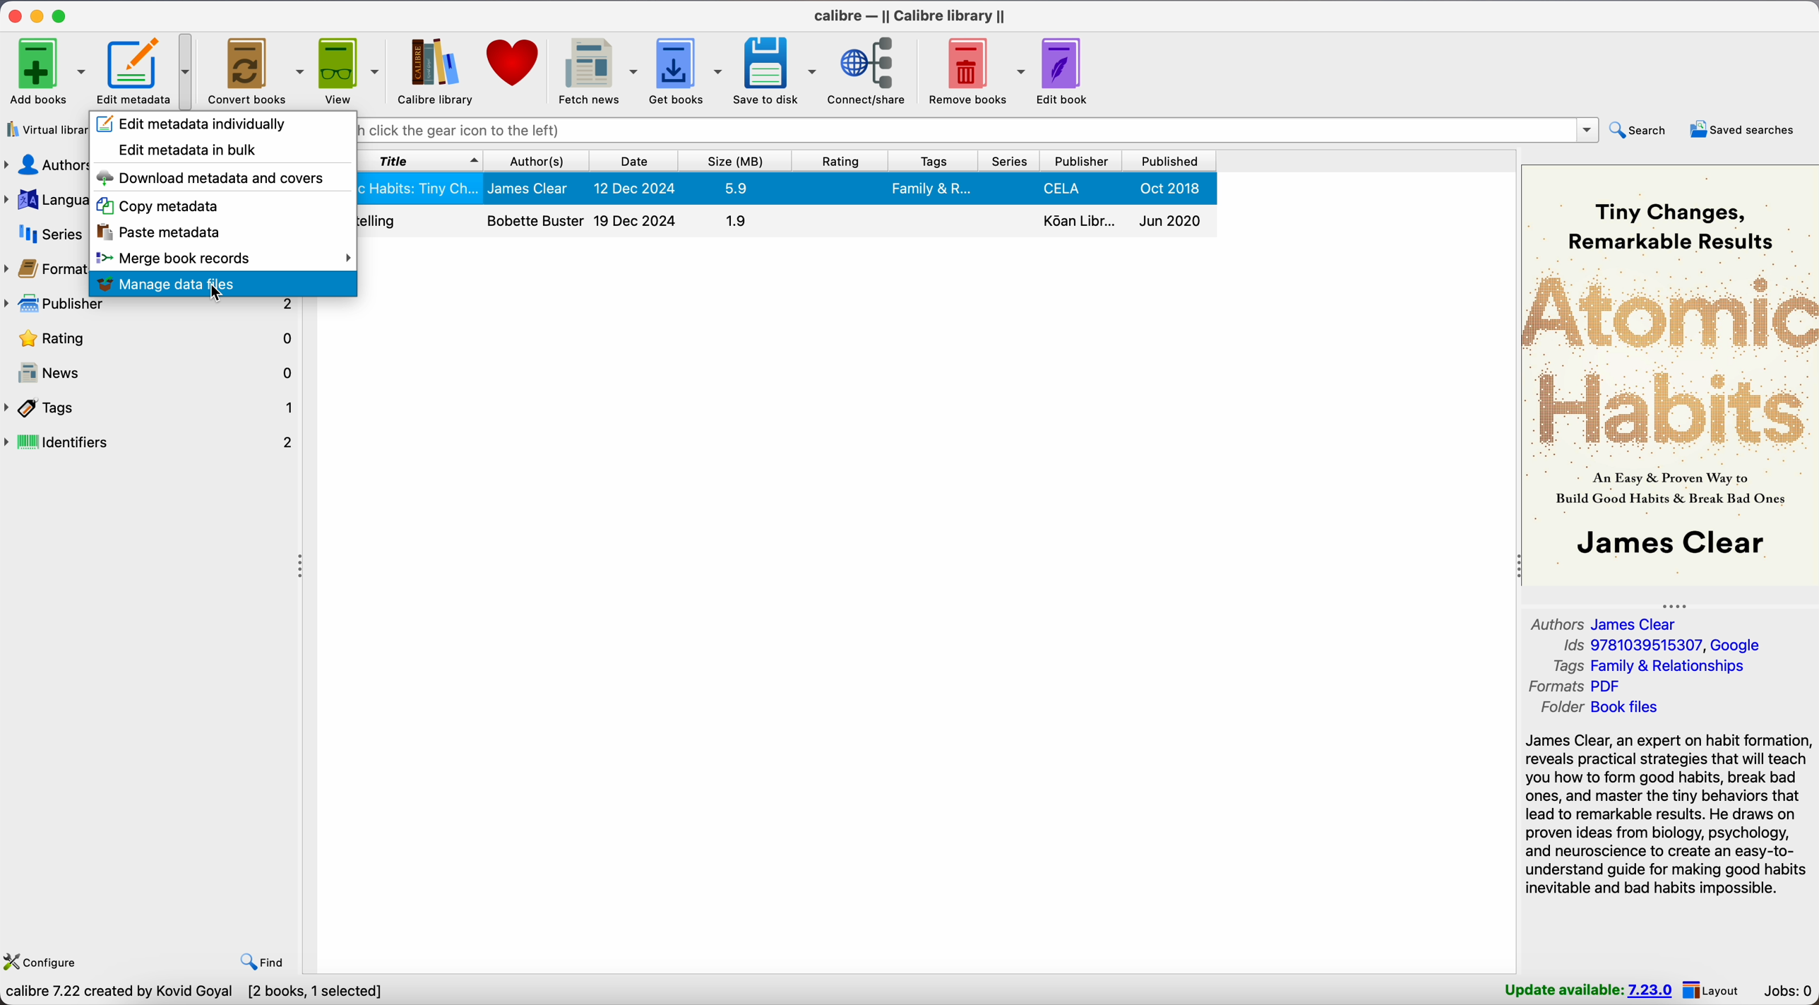 This screenshot has width=1819, height=1005. I want to click on languages, so click(45, 201).